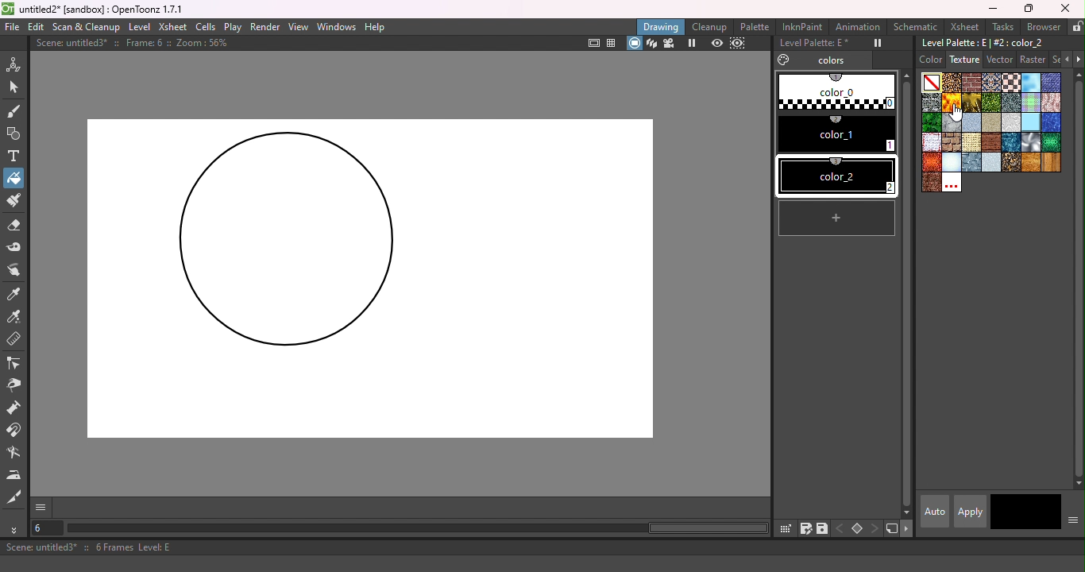  I want to click on Tasks, so click(1001, 27).